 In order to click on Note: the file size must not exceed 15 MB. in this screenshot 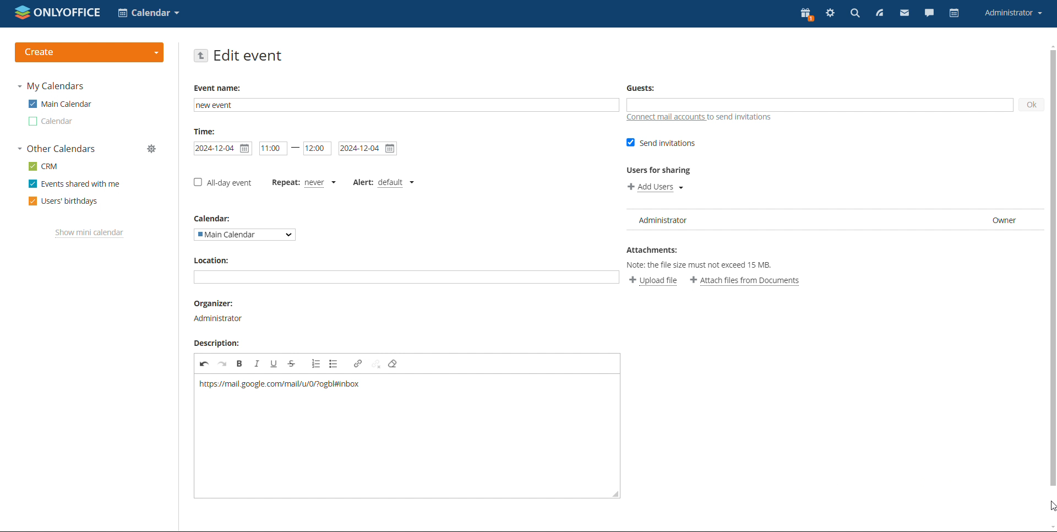, I will do `click(702, 267)`.